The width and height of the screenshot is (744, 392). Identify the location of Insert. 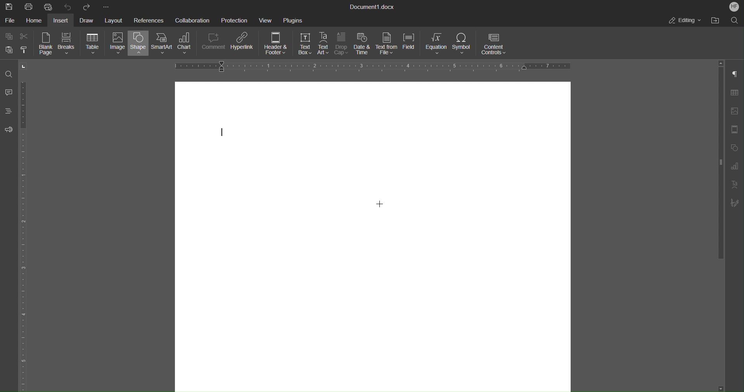
(62, 20).